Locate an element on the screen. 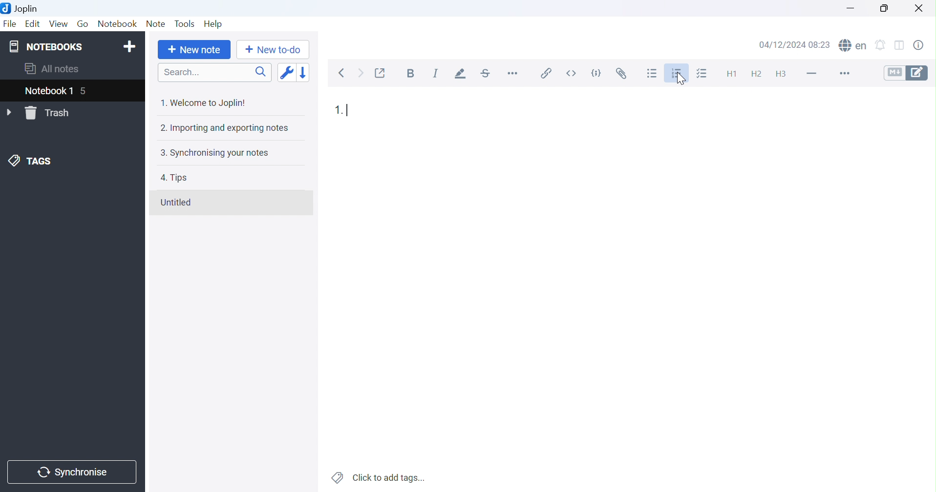 The height and width of the screenshot is (492, 936). Click to add tags is located at coordinates (379, 476).